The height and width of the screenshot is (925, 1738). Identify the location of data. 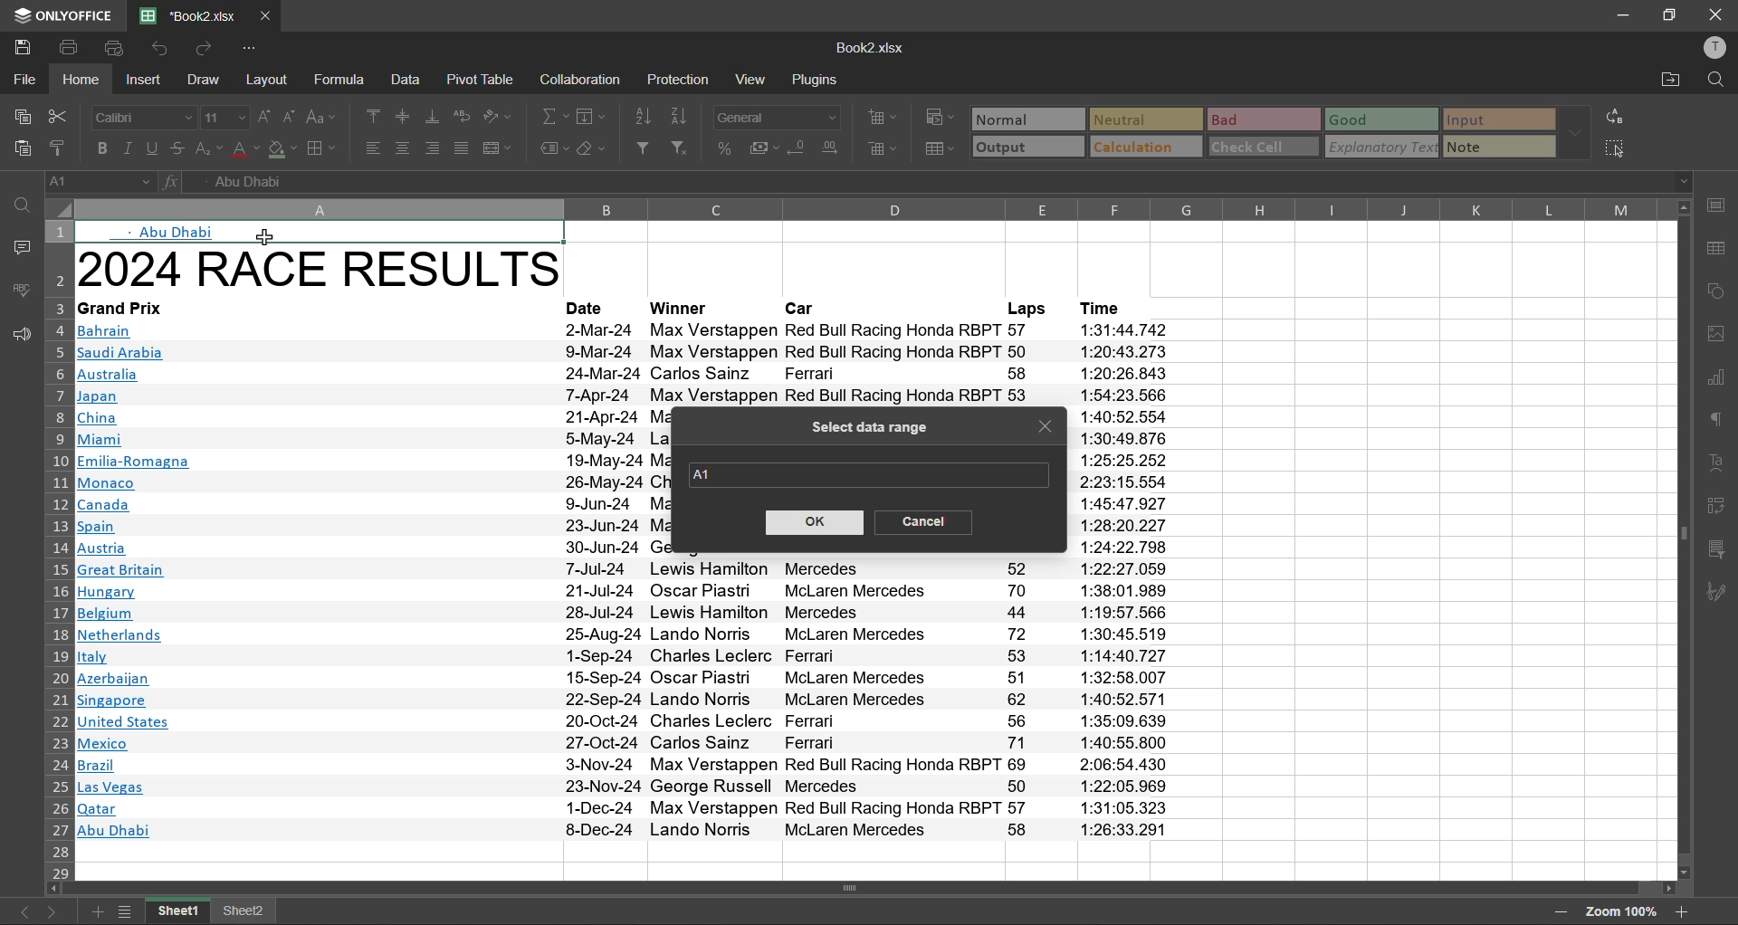
(412, 81).